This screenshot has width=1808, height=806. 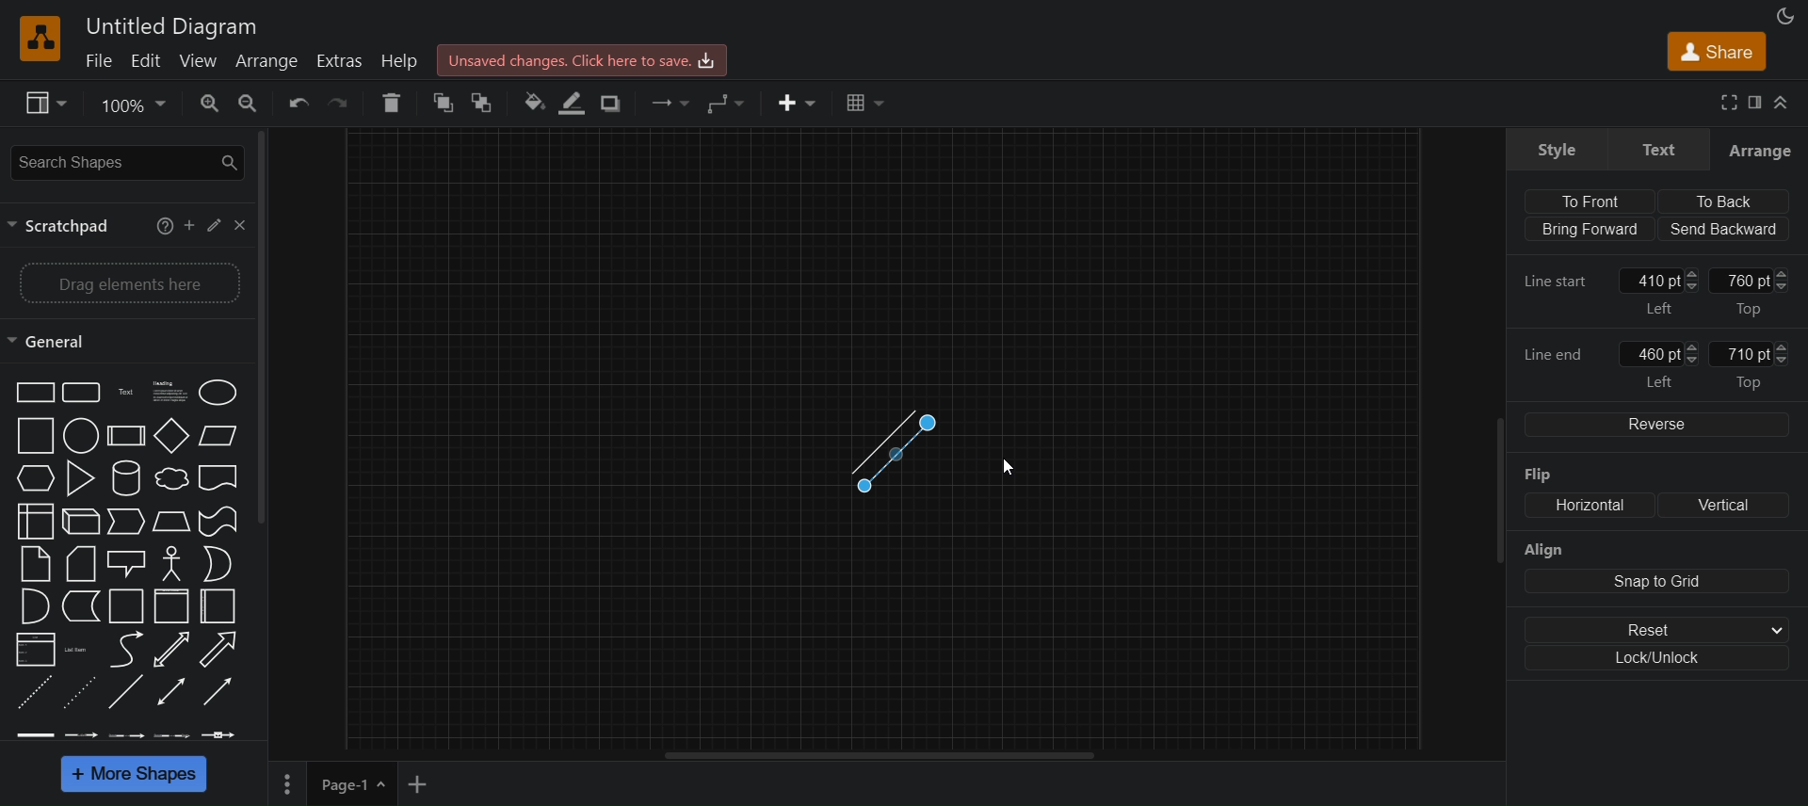 I want to click on arrange, so click(x=268, y=60).